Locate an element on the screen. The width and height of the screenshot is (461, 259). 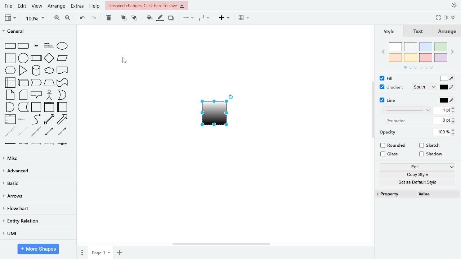
flowchart is located at coordinates (38, 209).